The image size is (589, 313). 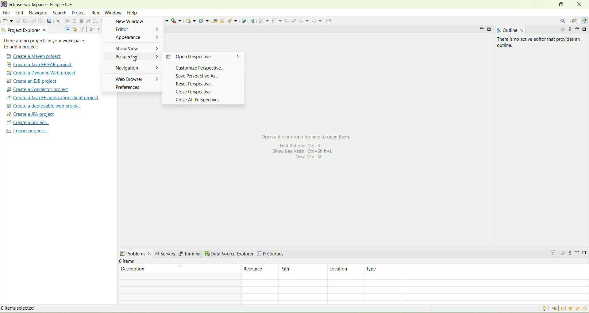 What do you see at coordinates (132, 13) in the screenshot?
I see `help` at bounding box center [132, 13].